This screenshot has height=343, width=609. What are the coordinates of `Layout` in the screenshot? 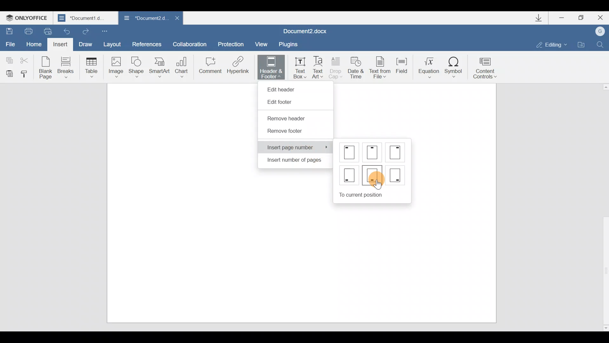 It's located at (114, 44).